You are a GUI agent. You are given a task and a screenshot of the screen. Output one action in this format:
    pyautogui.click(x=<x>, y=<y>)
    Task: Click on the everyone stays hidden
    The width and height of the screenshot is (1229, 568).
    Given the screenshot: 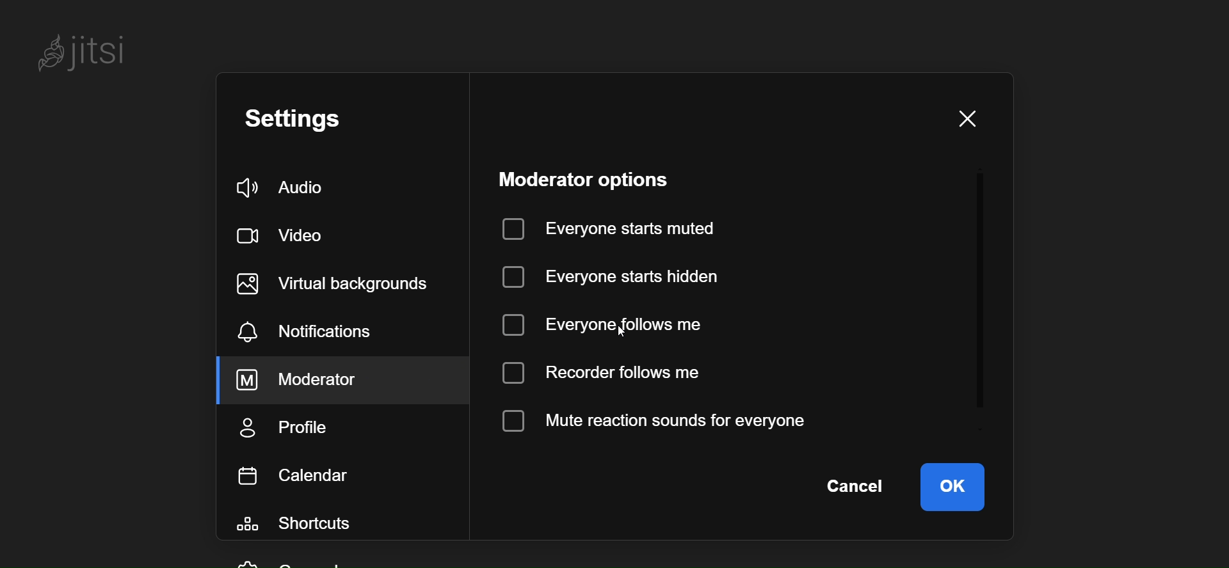 What is the action you would take?
    pyautogui.click(x=616, y=276)
    